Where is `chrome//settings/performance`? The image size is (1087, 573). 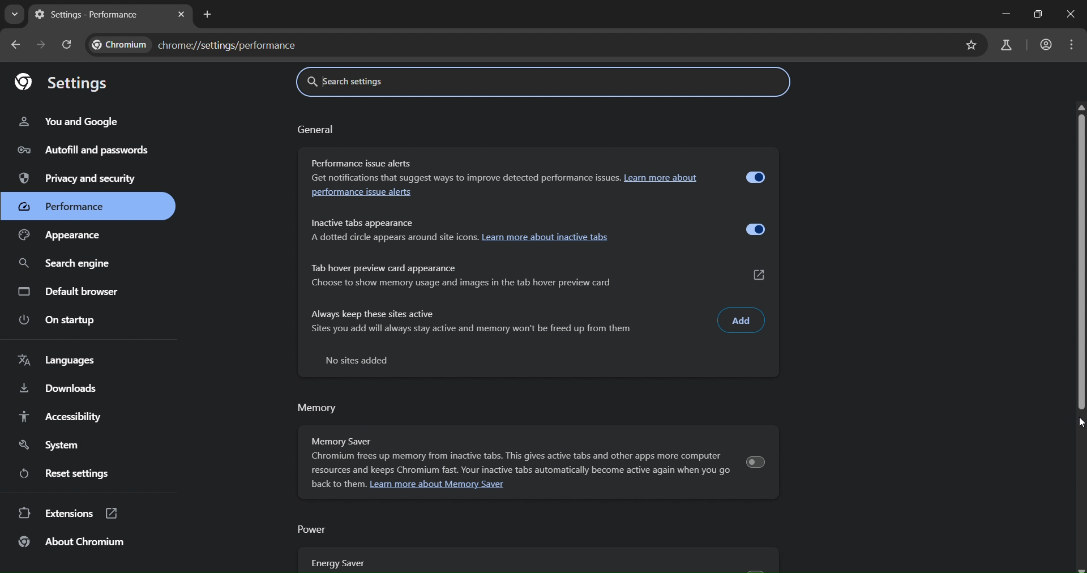 chrome//settings/performance is located at coordinates (199, 42).